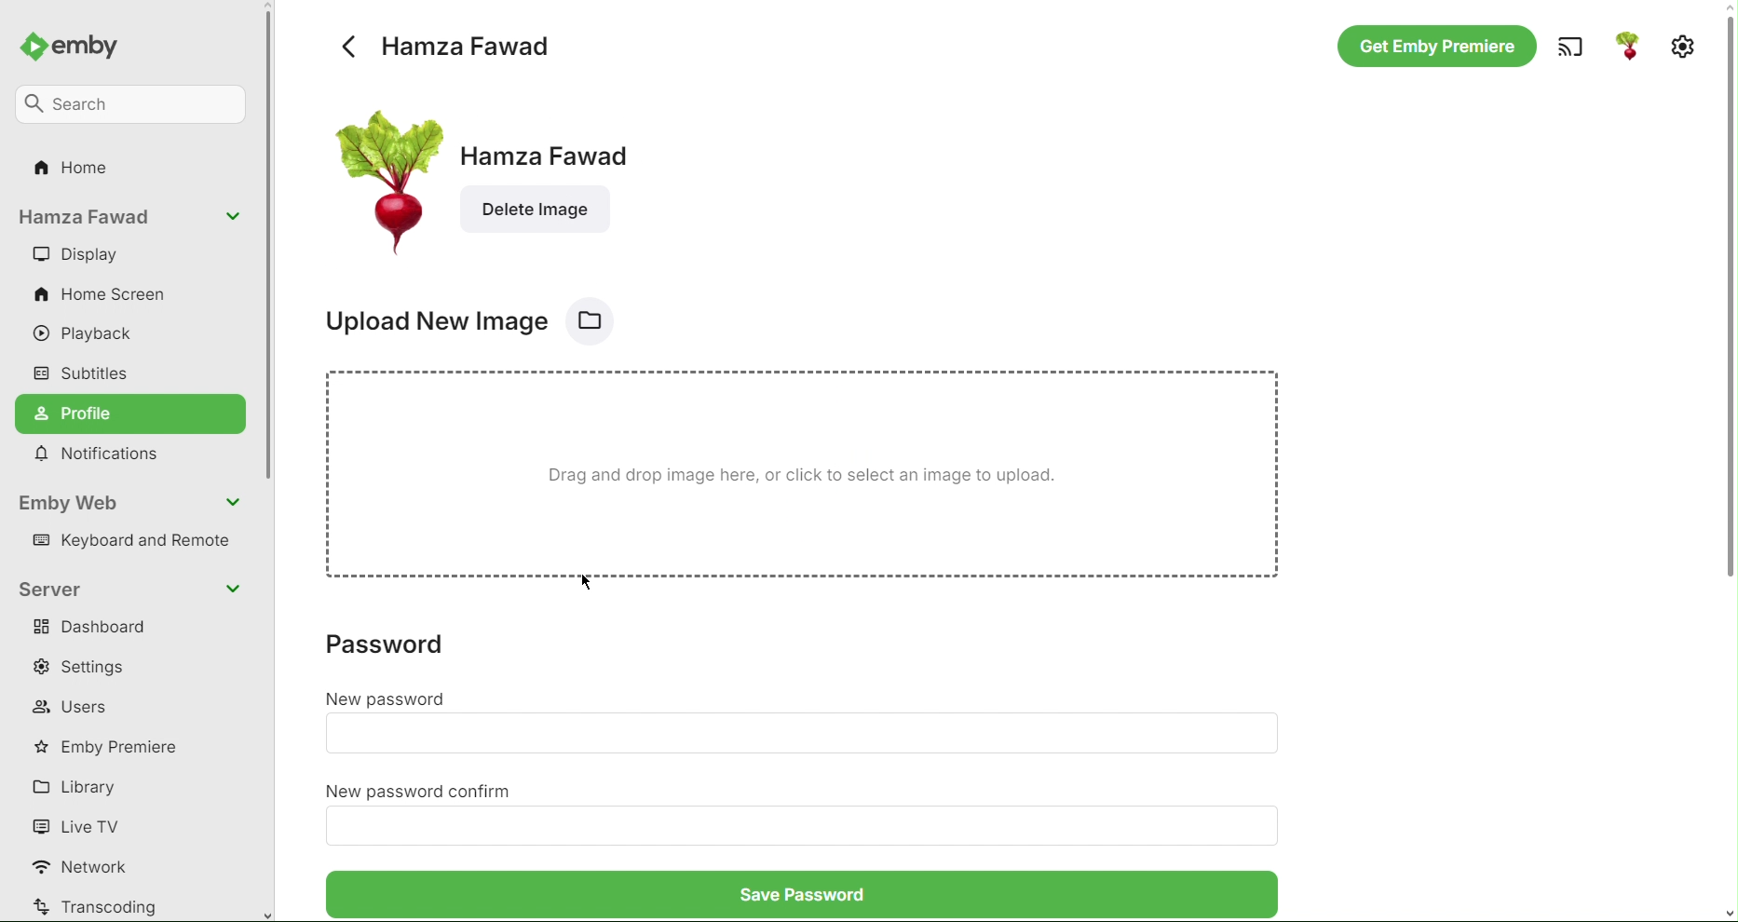 The height and width of the screenshot is (922, 1738). What do you see at coordinates (802, 733) in the screenshot?
I see `New Password` at bounding box center [802, 733].